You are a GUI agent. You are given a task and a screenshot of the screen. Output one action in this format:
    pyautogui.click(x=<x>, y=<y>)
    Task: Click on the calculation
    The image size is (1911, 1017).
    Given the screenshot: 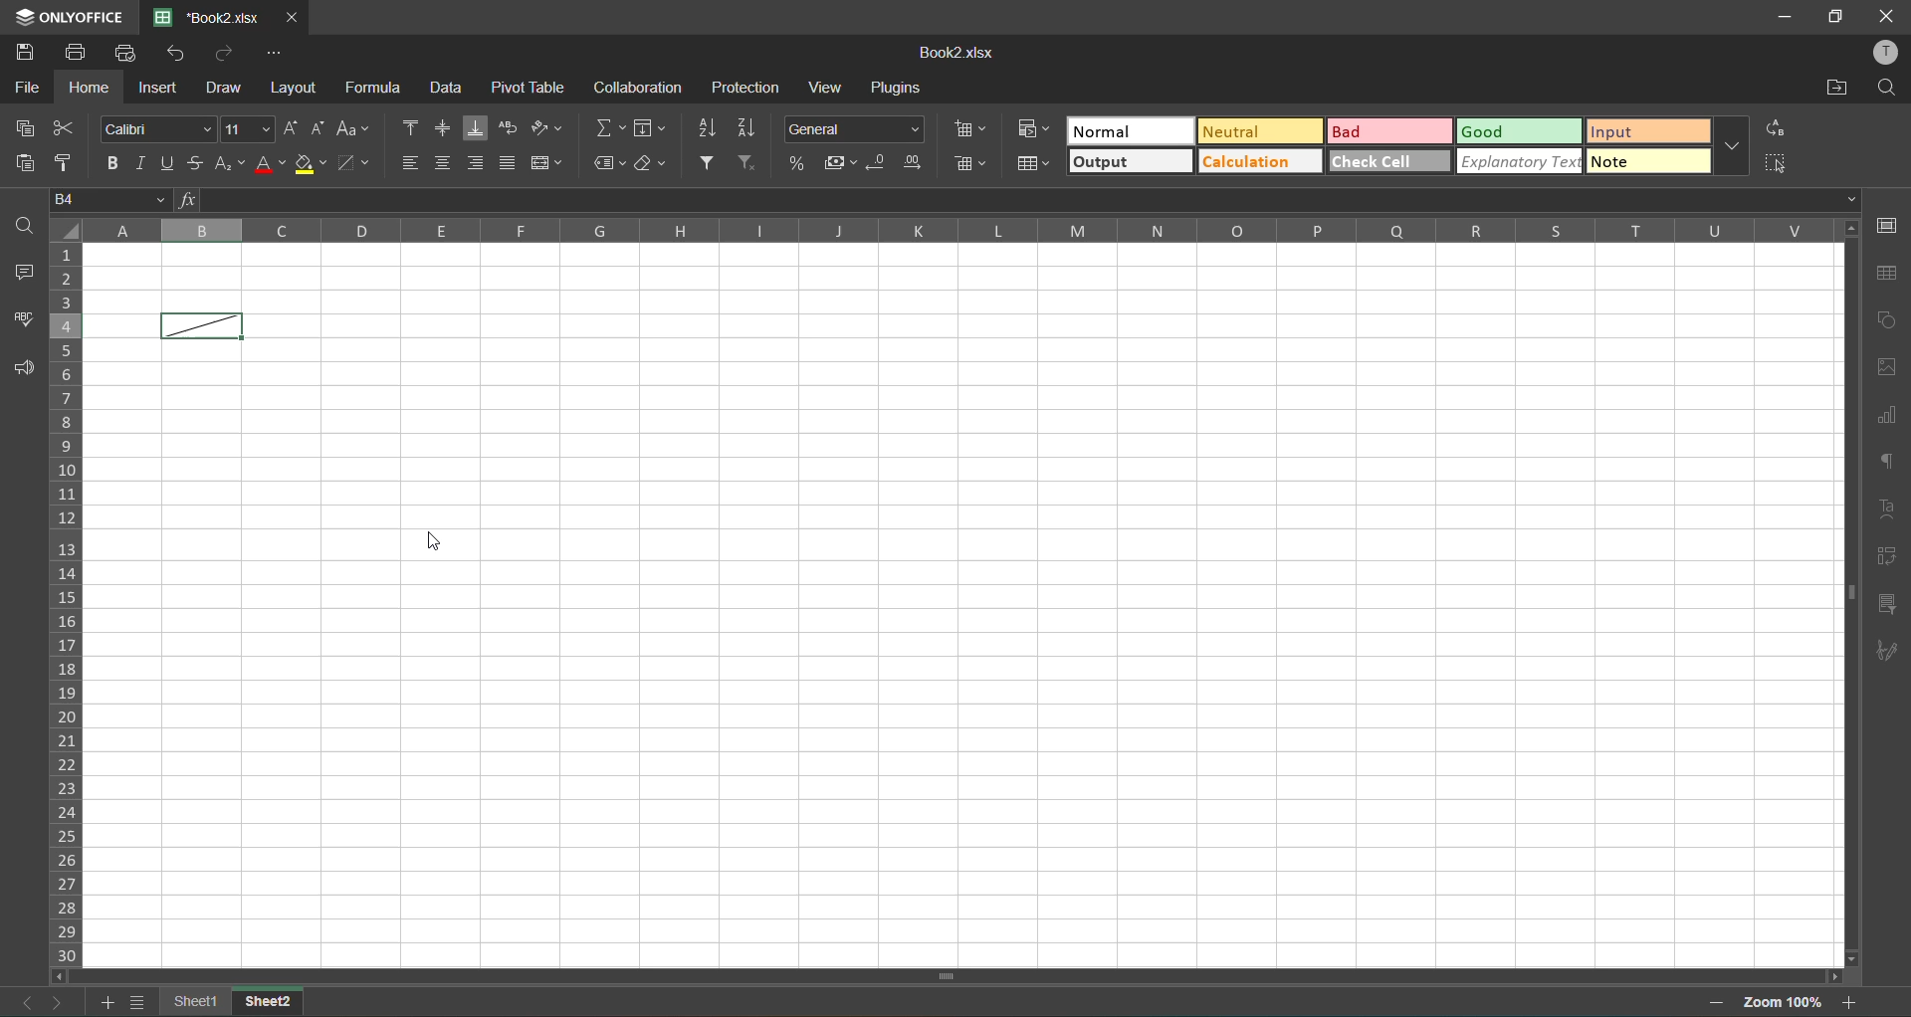 What is the action you would take?
    pyautogui.click(x=1263, y=162)
    